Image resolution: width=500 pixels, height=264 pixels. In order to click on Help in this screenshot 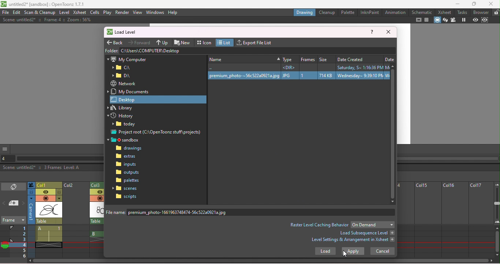, I will do `click(173, 12)`.